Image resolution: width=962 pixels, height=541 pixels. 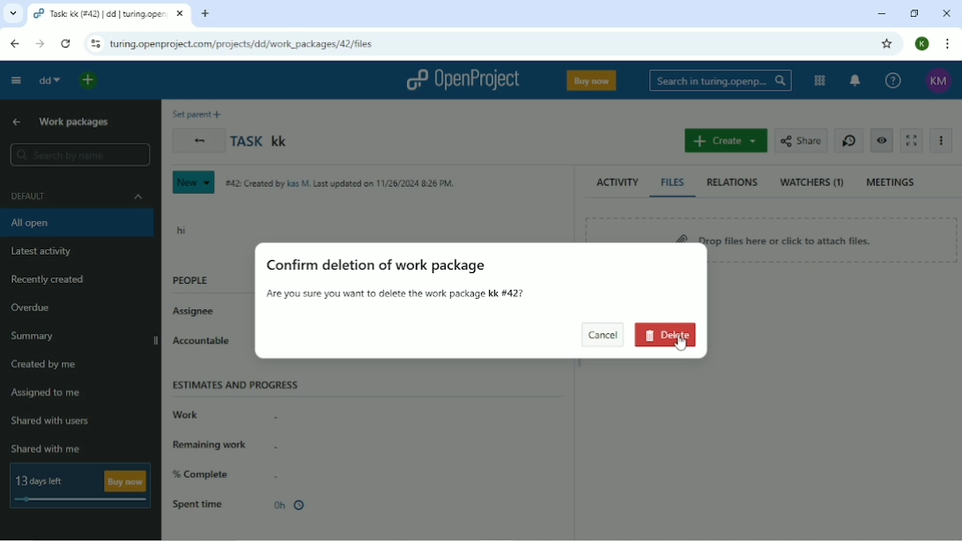 What do you see at coordinates (911, 140) in the screenshot?
I see `Activate zen mode` at bounding box center [911, 140].